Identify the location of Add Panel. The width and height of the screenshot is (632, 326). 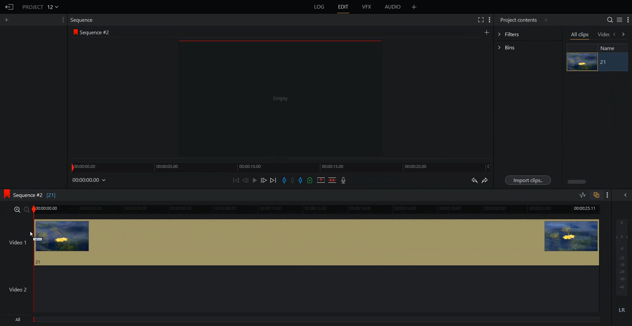
(7, 20).